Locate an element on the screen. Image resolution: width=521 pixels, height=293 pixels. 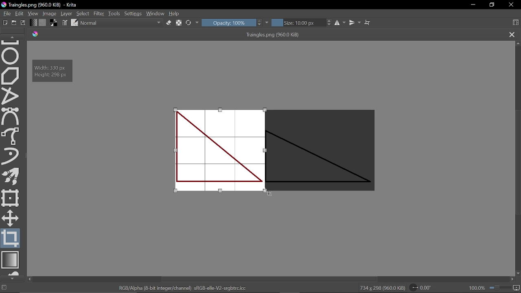
Move down is located at coordinates (518, 273).